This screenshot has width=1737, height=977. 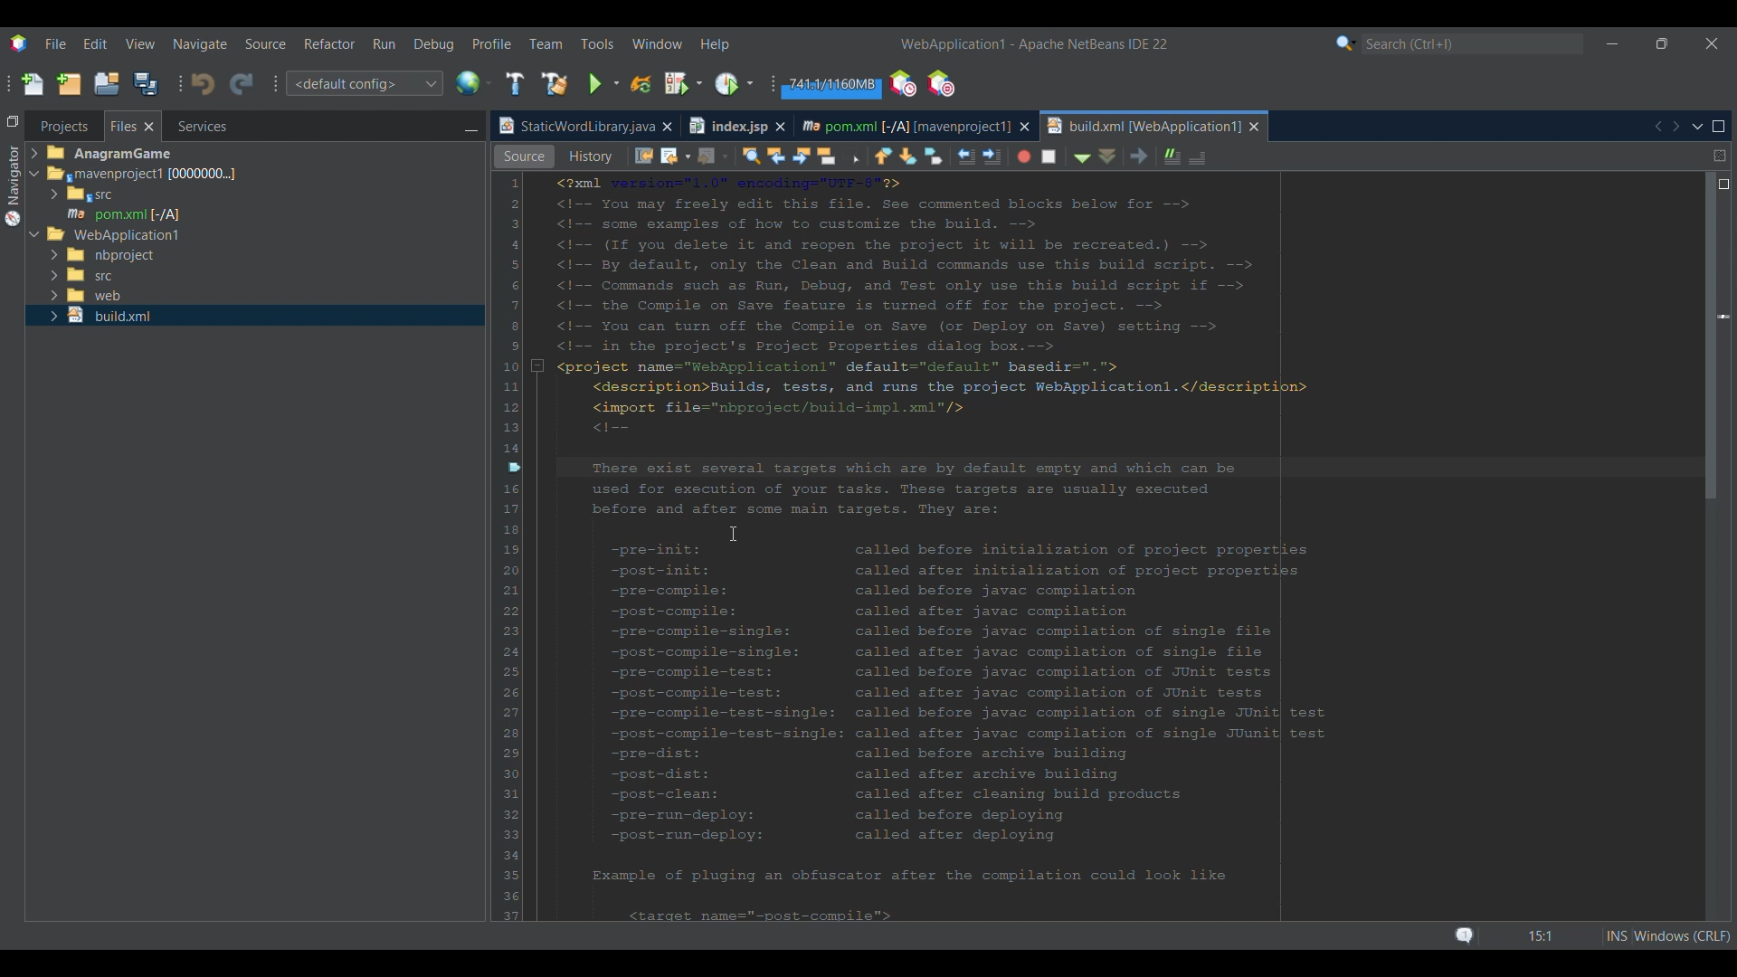 What do you see at coordinates (55, 43) in the screenshot?
I see `File menu` at bounding box center [55, 43].